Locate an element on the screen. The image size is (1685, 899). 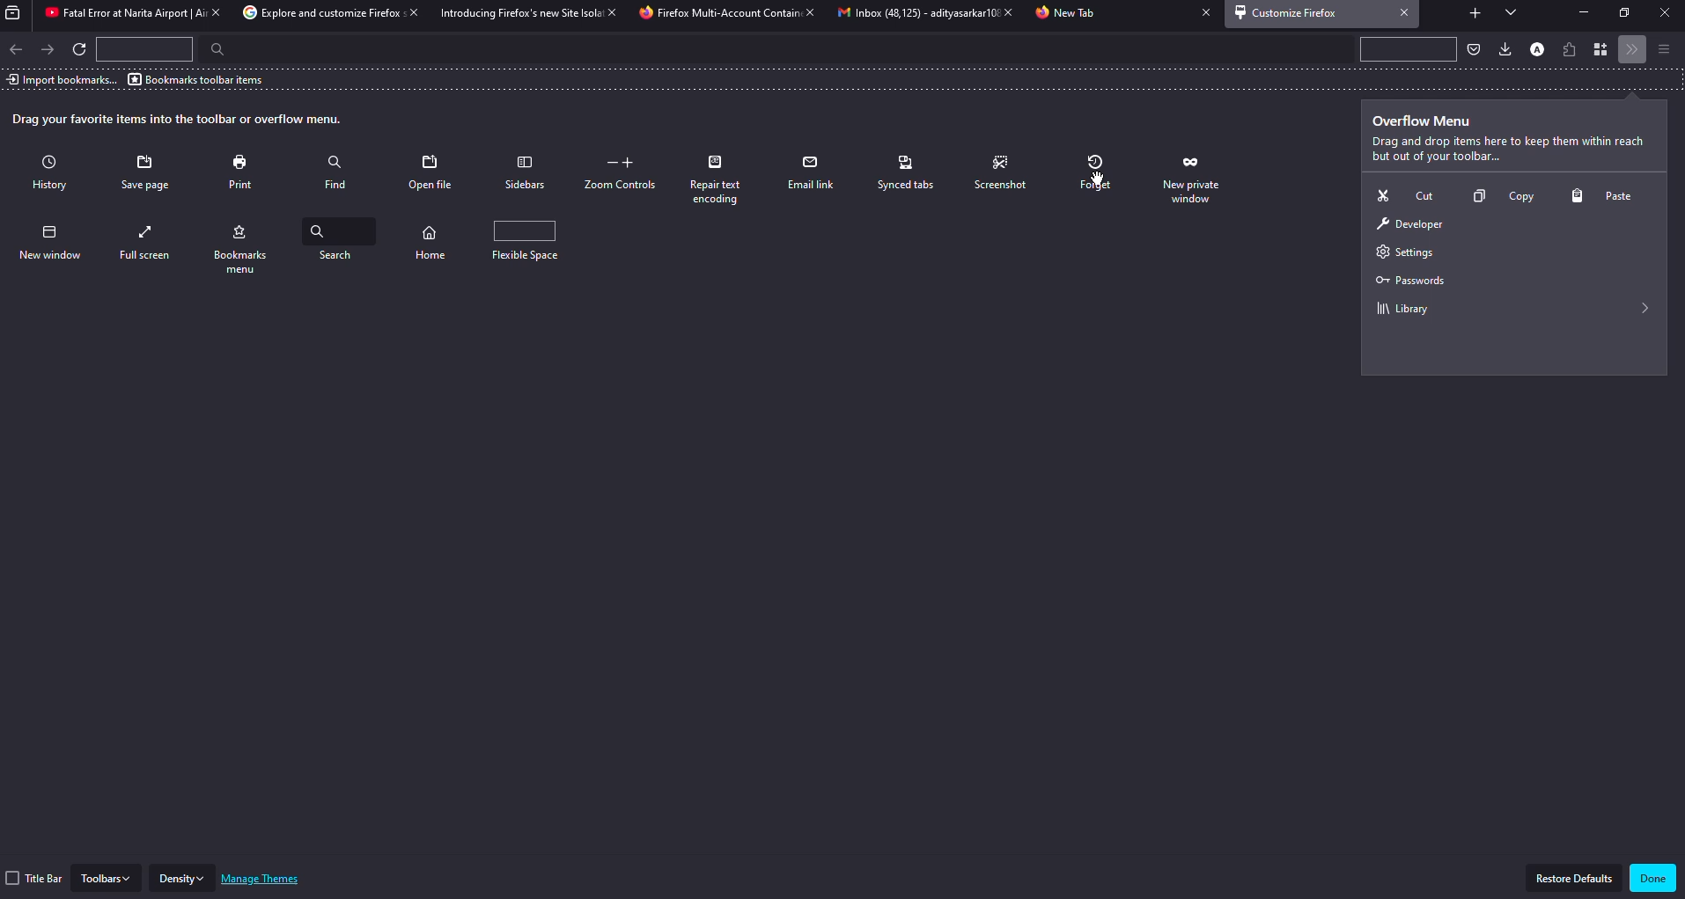
save page is located at coordinates (149, 173).